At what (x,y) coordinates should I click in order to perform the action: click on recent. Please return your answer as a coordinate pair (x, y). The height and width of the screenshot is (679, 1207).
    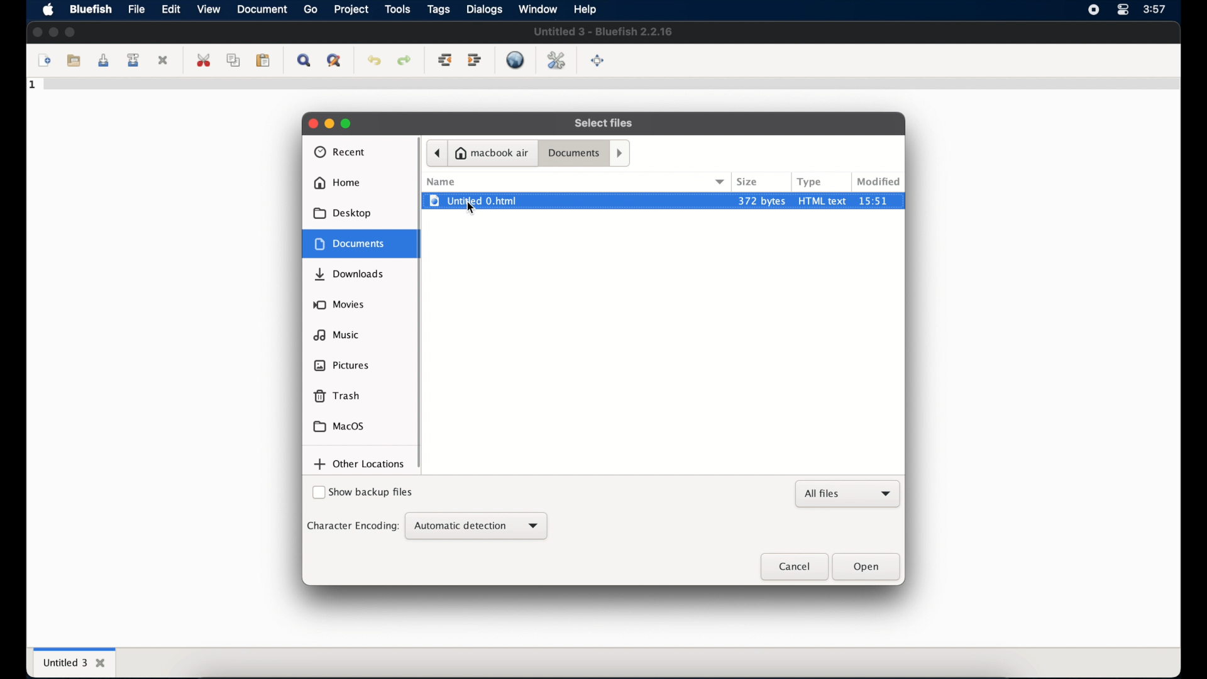
    Looking at the image, I should click on (340, 152).